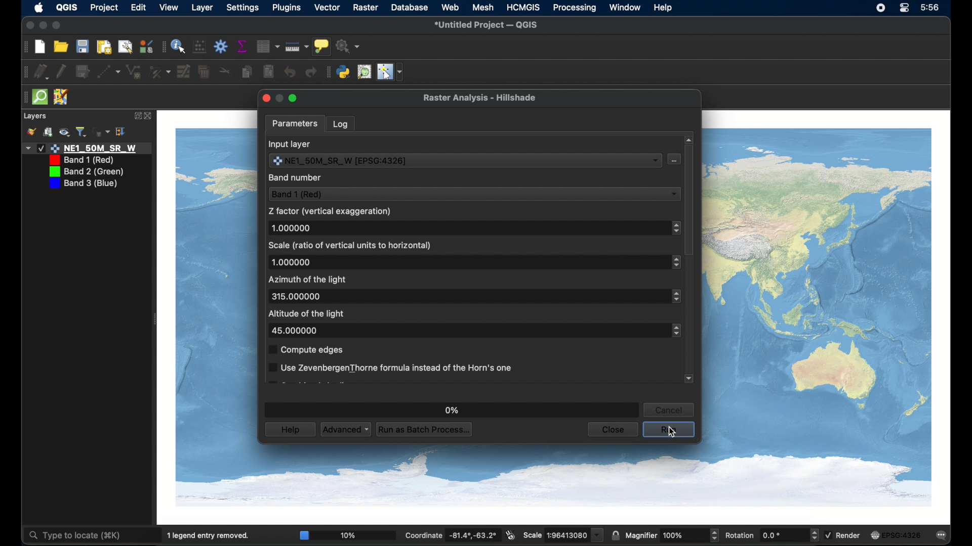 The height and width of the screenshot is (546, 972). What do you see at coordinates (123, 132) in the screenshot?
I see `expand` at bounding box center [123, 132].